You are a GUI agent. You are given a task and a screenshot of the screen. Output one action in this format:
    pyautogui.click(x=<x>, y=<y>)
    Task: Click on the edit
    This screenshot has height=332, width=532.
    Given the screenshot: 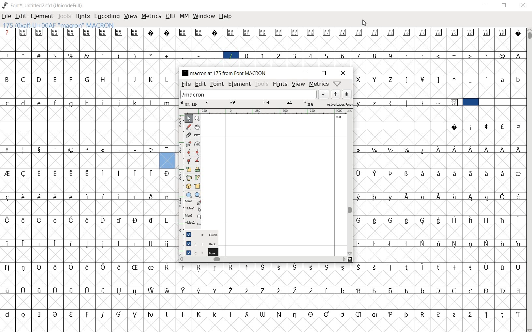 What is the action you would take?
    pyautogui.click(x=21, y=16)
    